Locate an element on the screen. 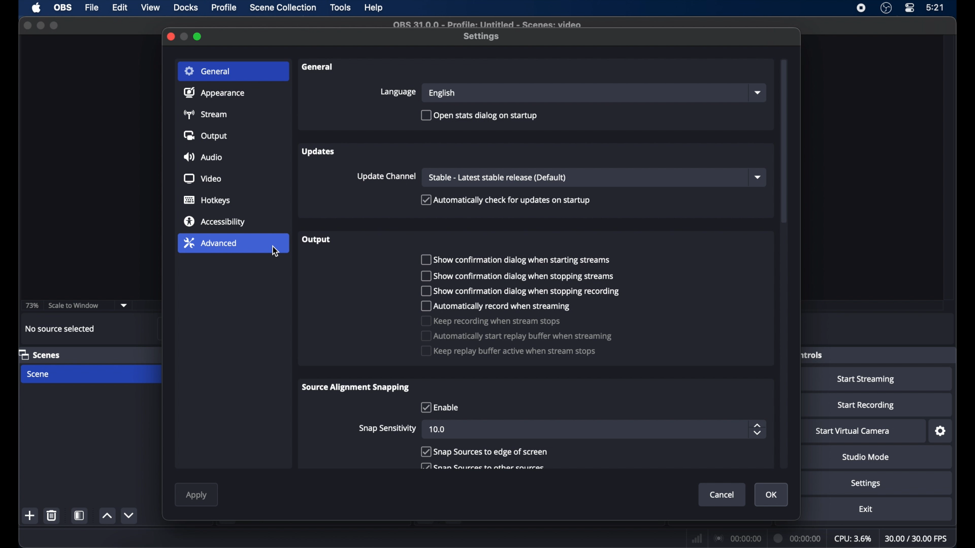 This screenshot has width=975, height=548. help is located at coordinates (374, 8).